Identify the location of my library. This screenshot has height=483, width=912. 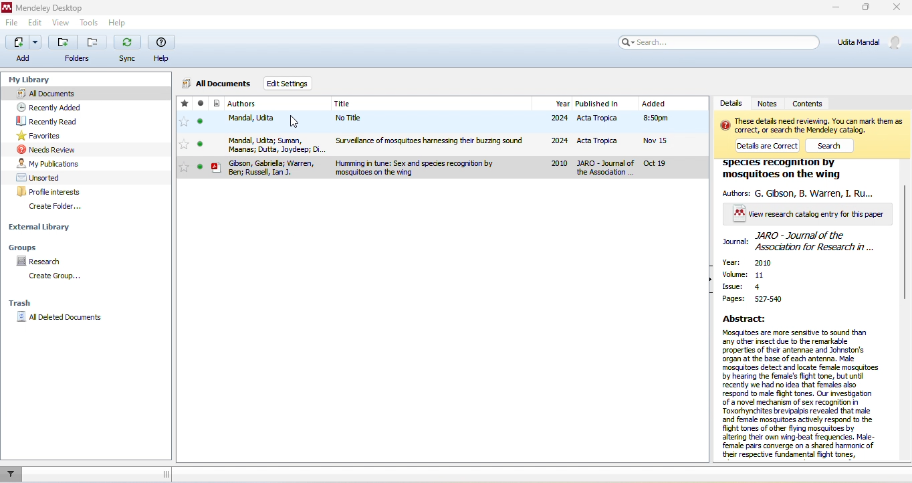
(35, 80).